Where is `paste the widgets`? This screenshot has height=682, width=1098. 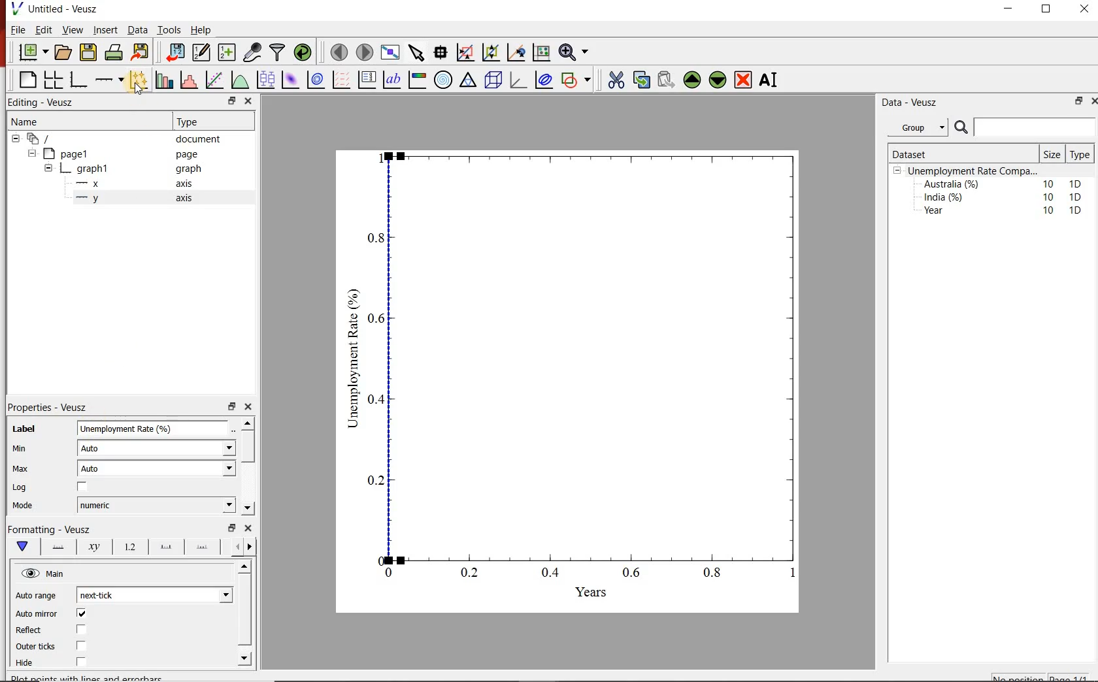 paste the widgets is located at coordinates (667, 80).